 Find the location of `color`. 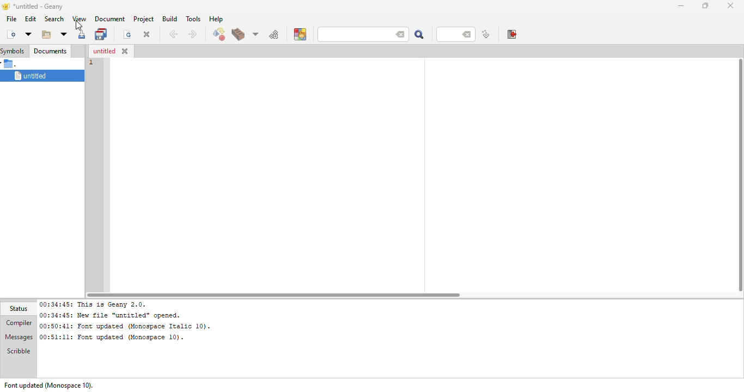

color is located at coordinates (300, 34).